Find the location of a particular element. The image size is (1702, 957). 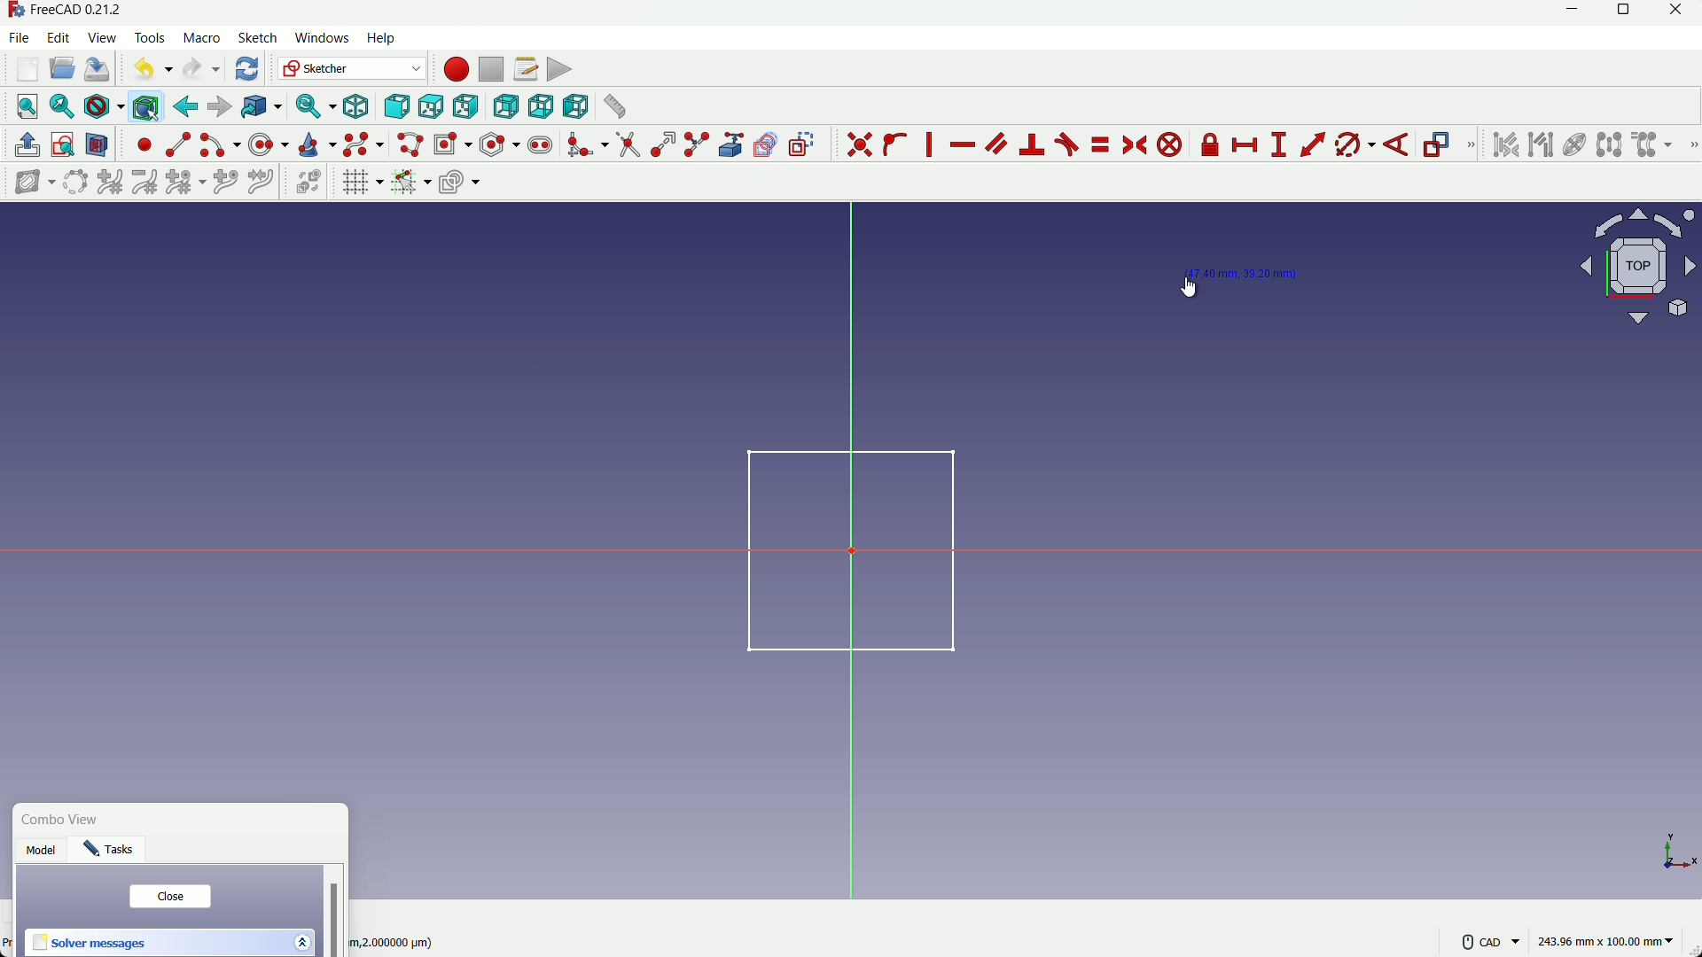

sketch is located at coordinates (839, 549).